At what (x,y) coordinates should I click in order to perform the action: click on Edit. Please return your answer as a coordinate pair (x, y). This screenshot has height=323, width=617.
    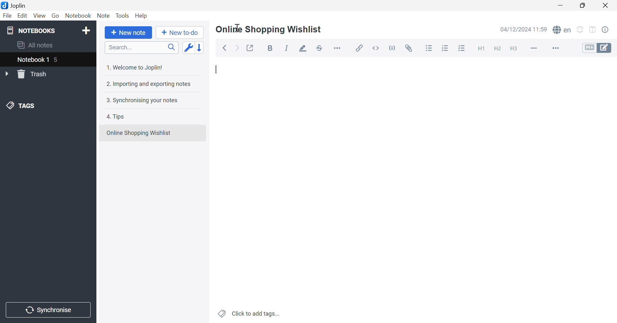
    Looking at the image, I should click on (23, 16).